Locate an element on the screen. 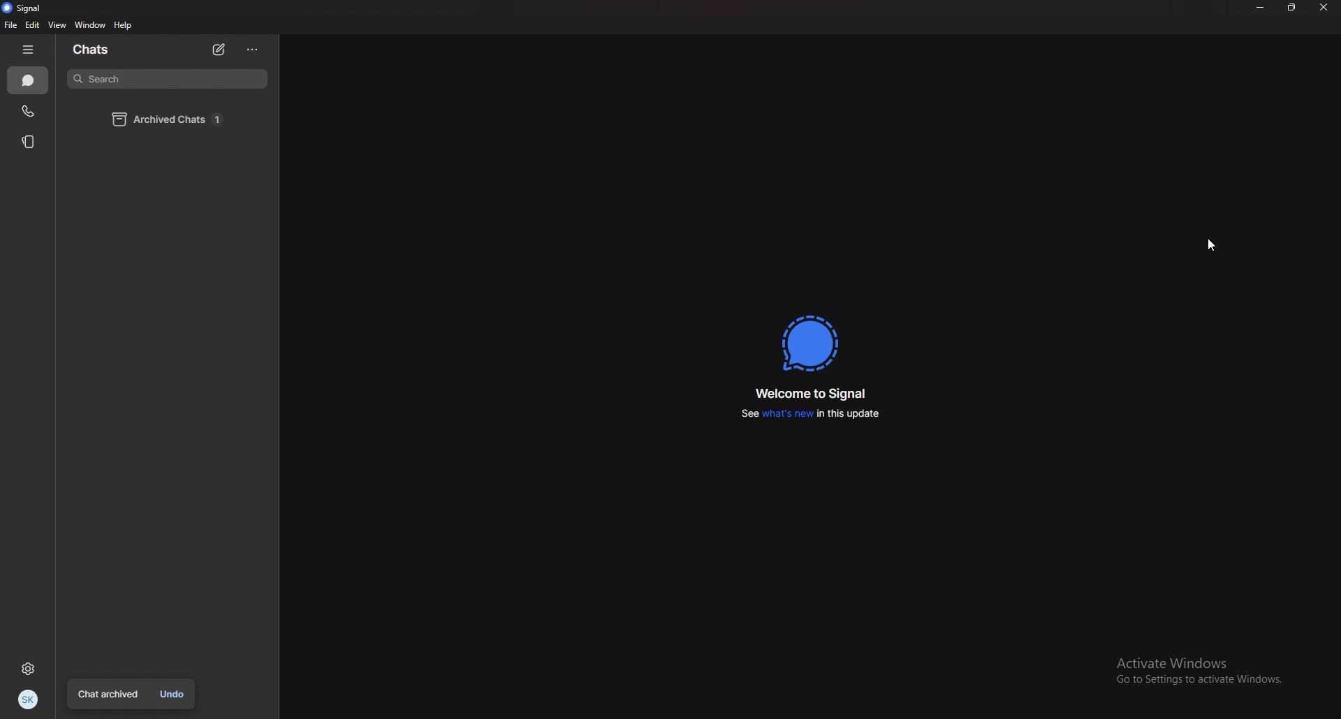 The image size is (1341, 719). Chat is located at coordinates (27, 81).